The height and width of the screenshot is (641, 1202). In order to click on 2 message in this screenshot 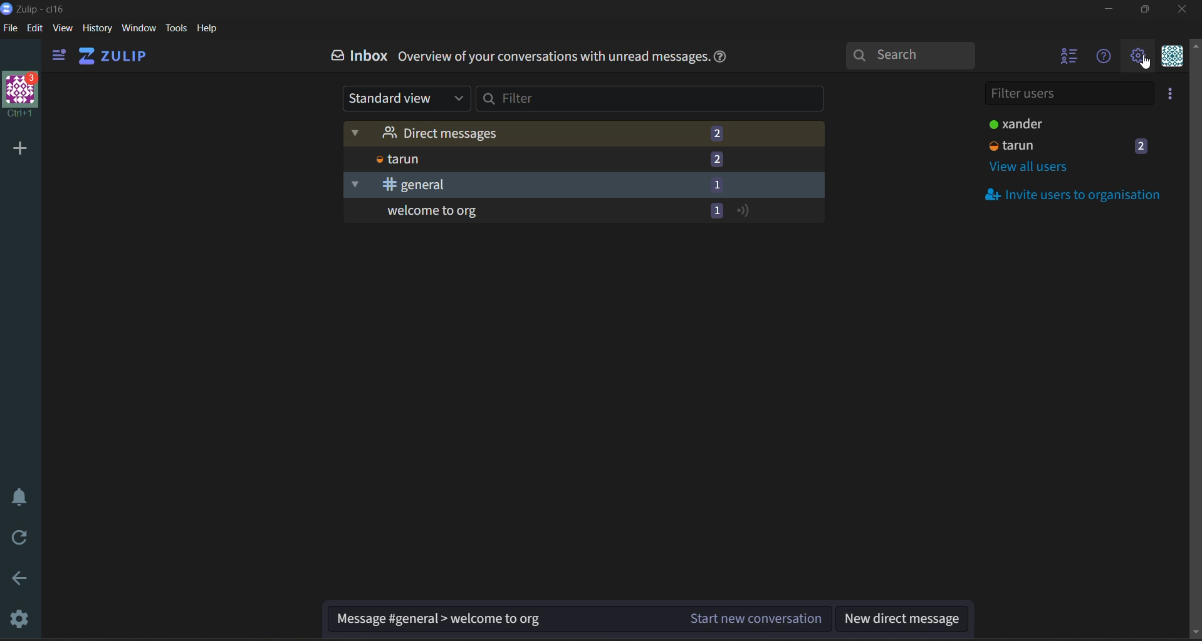, I will do `click(717, 132)`.